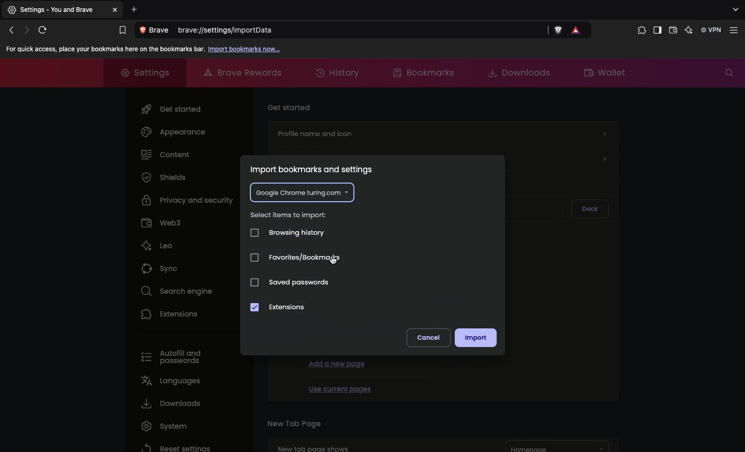  I want to click on VPN, so click(712, 29).